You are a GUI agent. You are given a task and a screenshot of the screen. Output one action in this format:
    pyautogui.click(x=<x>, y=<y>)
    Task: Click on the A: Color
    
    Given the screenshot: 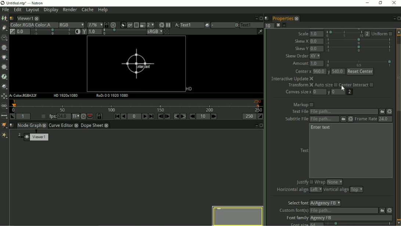 What is the action you would take?
    pyautogui.click(x=24, y=96)
    